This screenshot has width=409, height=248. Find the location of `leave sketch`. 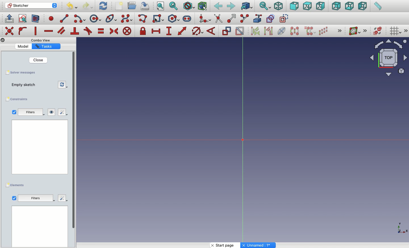

leave sketch is located at coordinates (9, 18).